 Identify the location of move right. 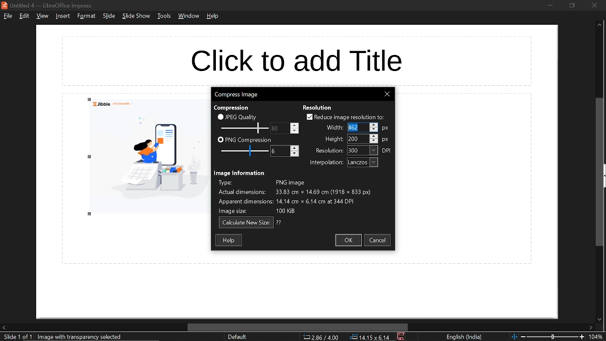
(591, 328).